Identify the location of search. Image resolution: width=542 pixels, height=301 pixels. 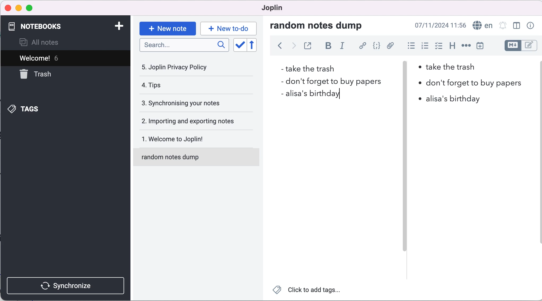
(185, 47).